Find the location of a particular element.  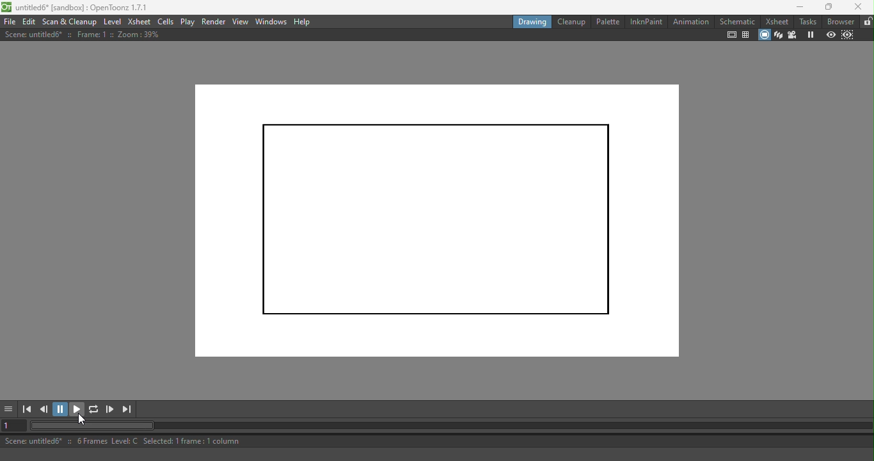

Pointer cursor is located at coordinates (83, 421).